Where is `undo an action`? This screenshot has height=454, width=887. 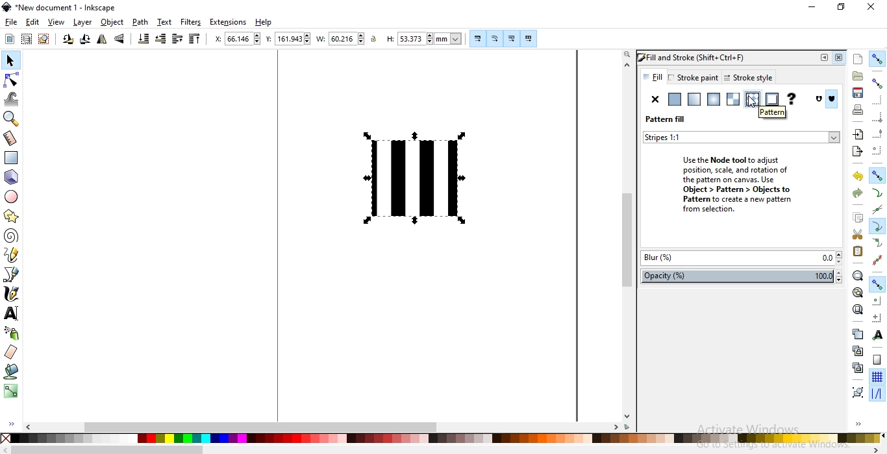 undo an action is located at coordinates (858, 176).